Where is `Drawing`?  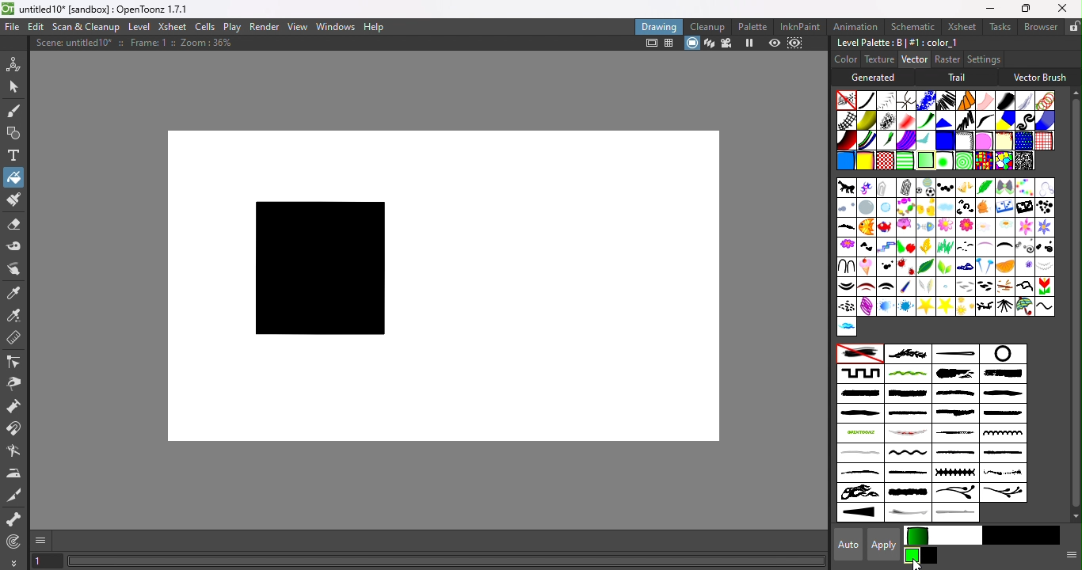 Drawing is located at coordinates (659, 26).